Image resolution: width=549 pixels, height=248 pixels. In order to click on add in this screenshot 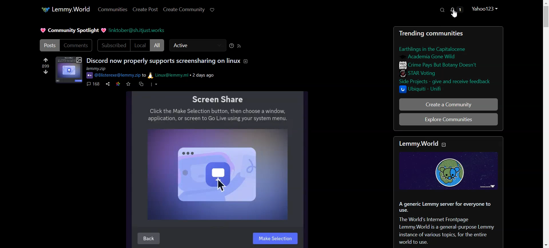, I will do `click(248, 62)`.